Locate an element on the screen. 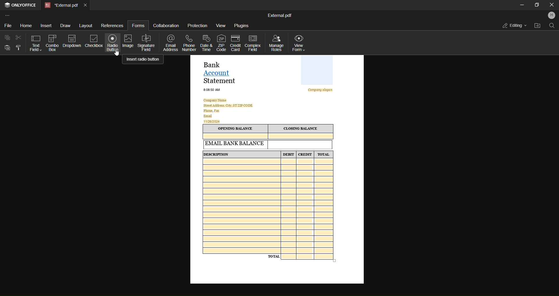 This screenshot has width=559, height=296. email address is located at coordinates (171, 43).